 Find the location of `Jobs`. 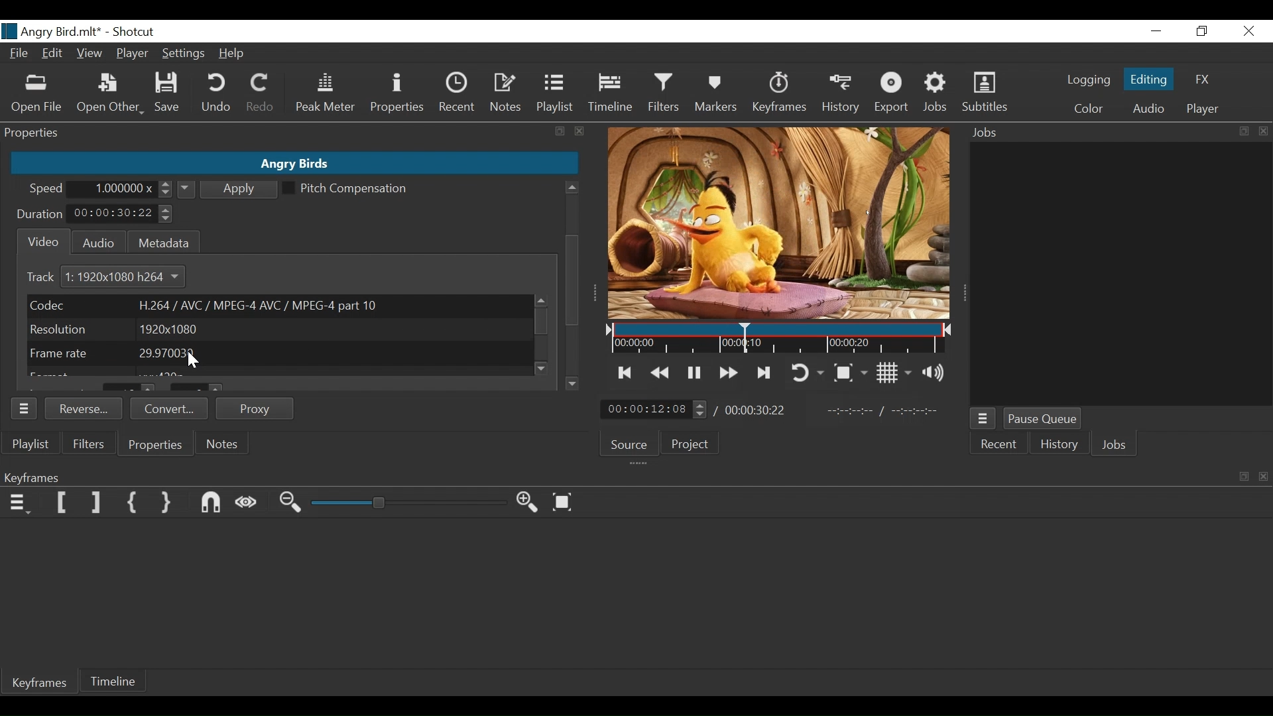

Jobs is located at coordinates (936, 95).